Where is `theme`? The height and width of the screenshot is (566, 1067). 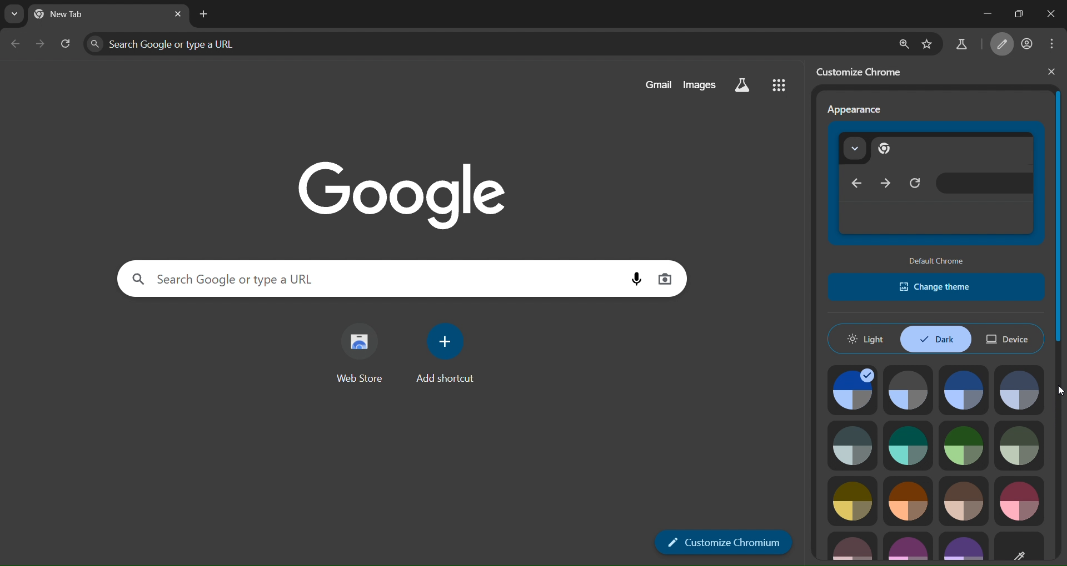
theme is located at coordinates (855, 391).